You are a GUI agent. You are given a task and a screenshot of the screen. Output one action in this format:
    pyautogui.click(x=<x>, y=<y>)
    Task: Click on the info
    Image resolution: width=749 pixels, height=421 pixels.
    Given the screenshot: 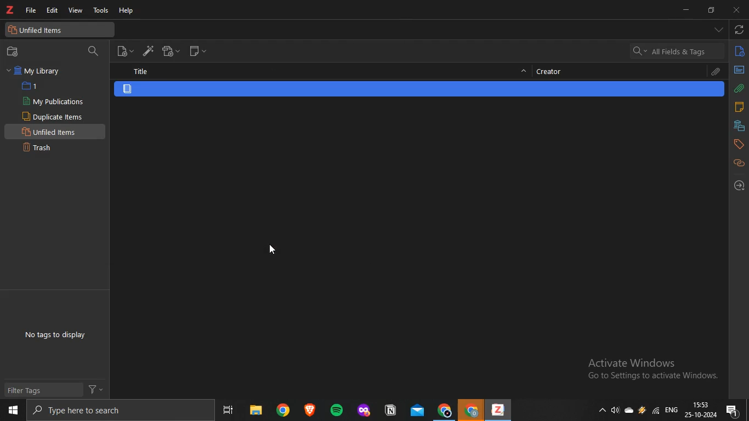 What is the action you would take?
    pyautogui.click(x=740, y=53)
    